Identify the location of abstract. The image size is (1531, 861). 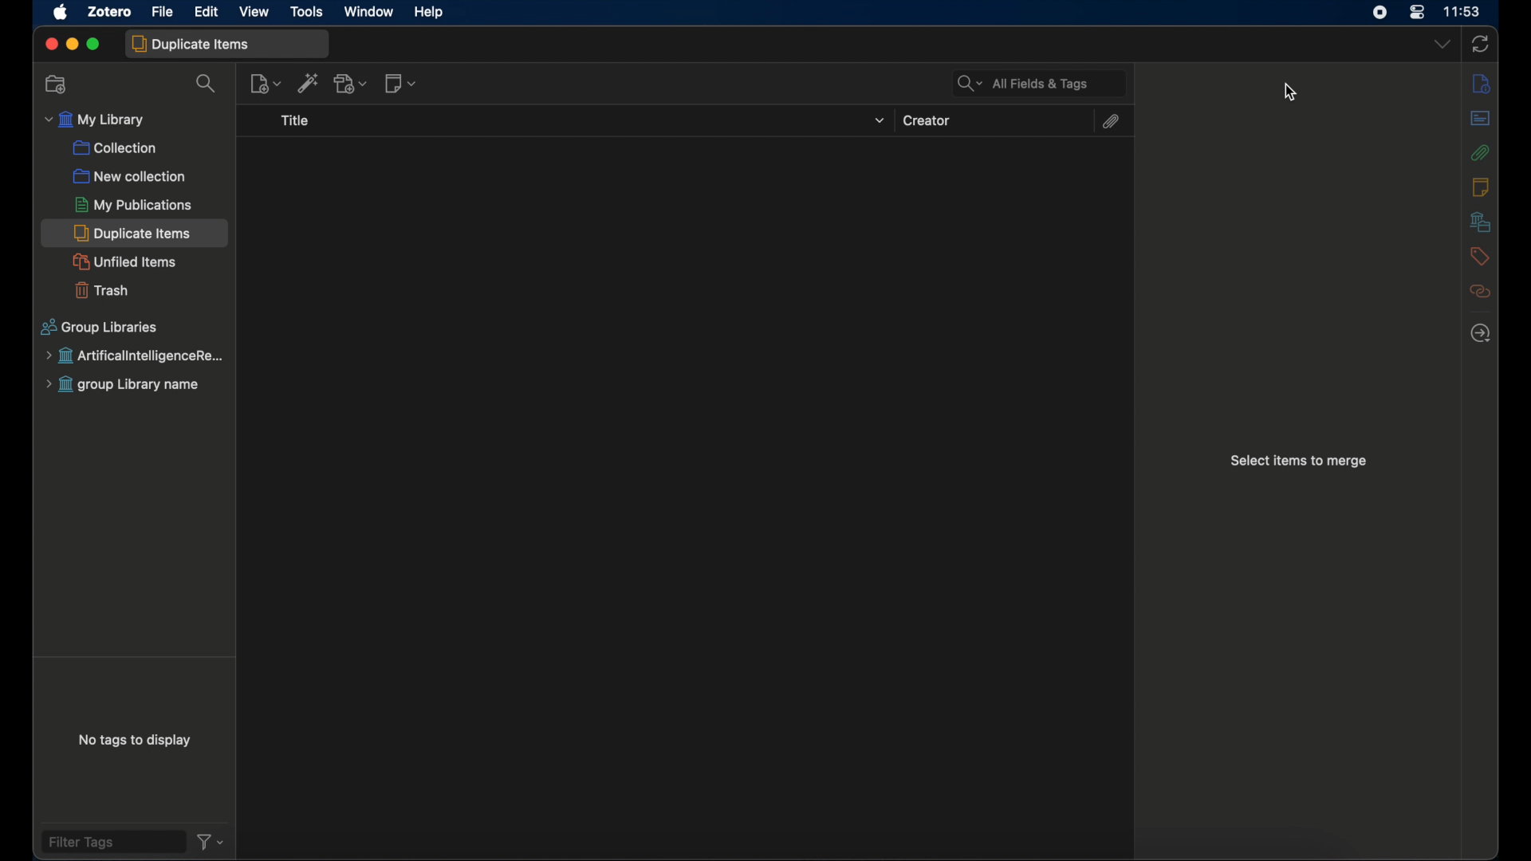
(1481, 119).